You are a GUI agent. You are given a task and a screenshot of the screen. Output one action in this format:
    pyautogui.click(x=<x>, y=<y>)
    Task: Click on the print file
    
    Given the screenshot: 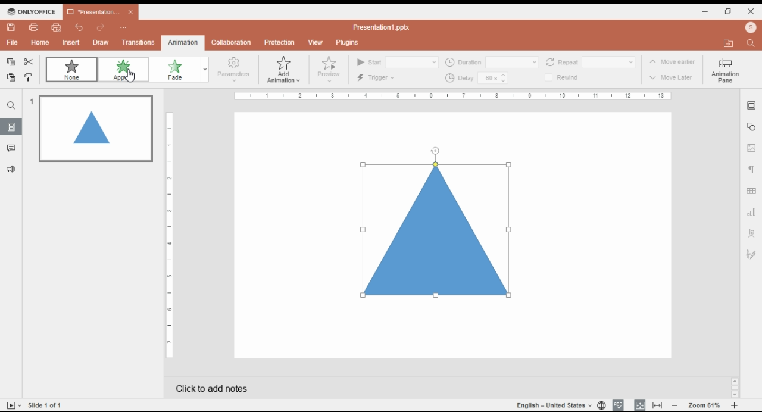 What is the action you would take?
    pyautogui.click(x=36, y=28)
    